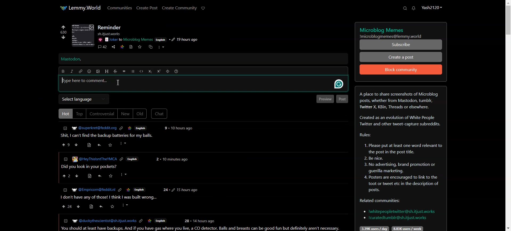  Describe the element at coordinates (139, 47) in the screenshot. I see `Save` at that location.